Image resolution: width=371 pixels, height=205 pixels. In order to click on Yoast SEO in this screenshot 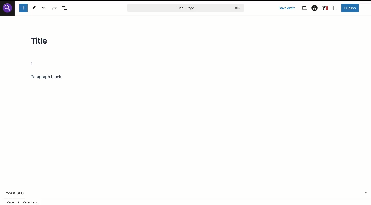, I will do `click(16, 194)`.